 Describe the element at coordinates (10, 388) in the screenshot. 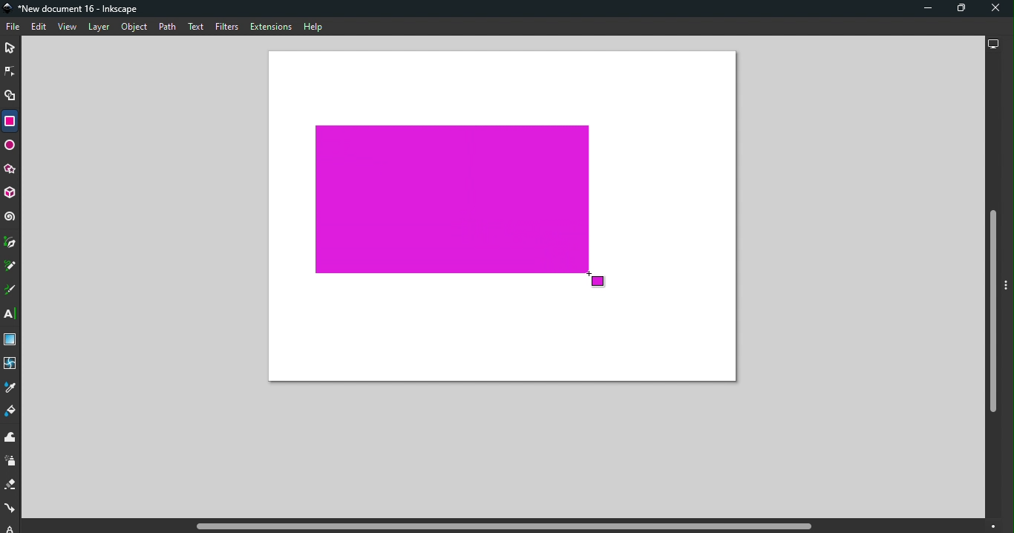

I see `Dropper tool` at that location.